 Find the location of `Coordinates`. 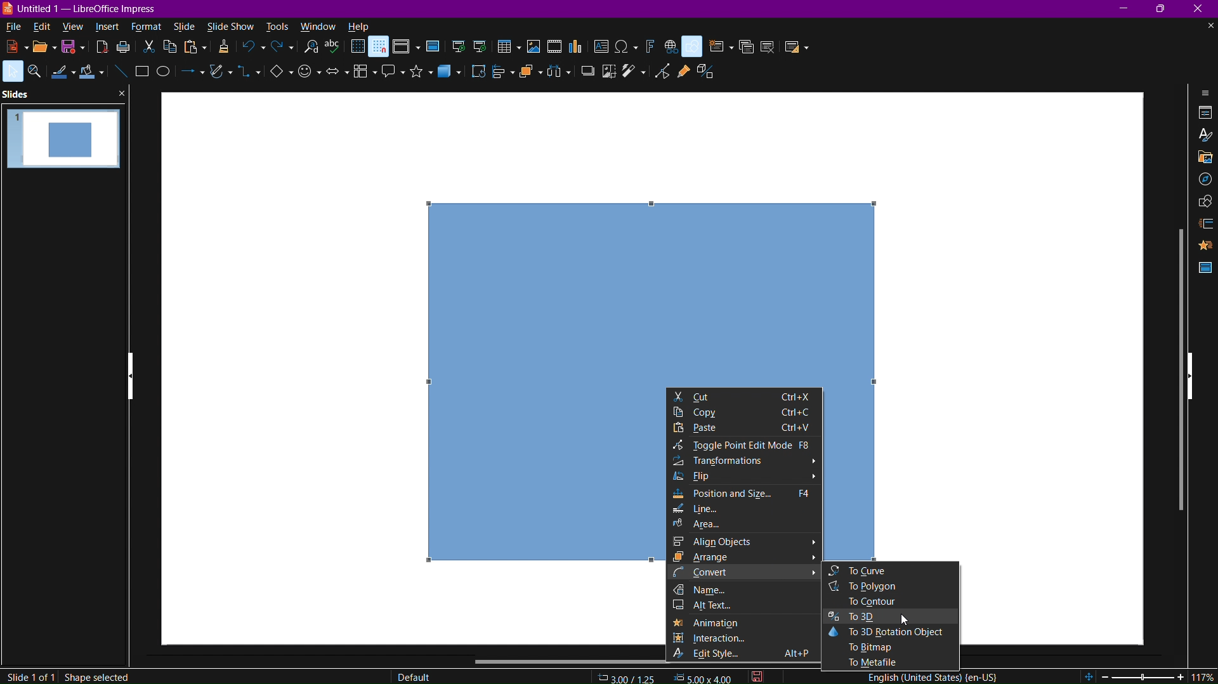

Coordinates is located at coordinates (627, 677).